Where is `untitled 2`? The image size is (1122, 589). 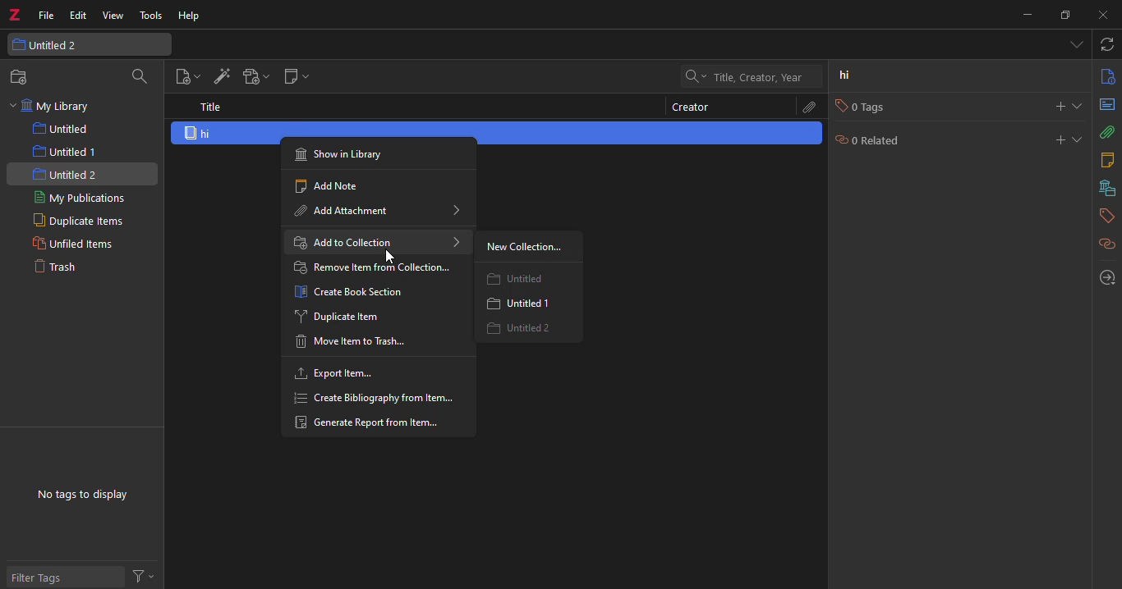
untitled 2 is located at coordinates (526, 329).